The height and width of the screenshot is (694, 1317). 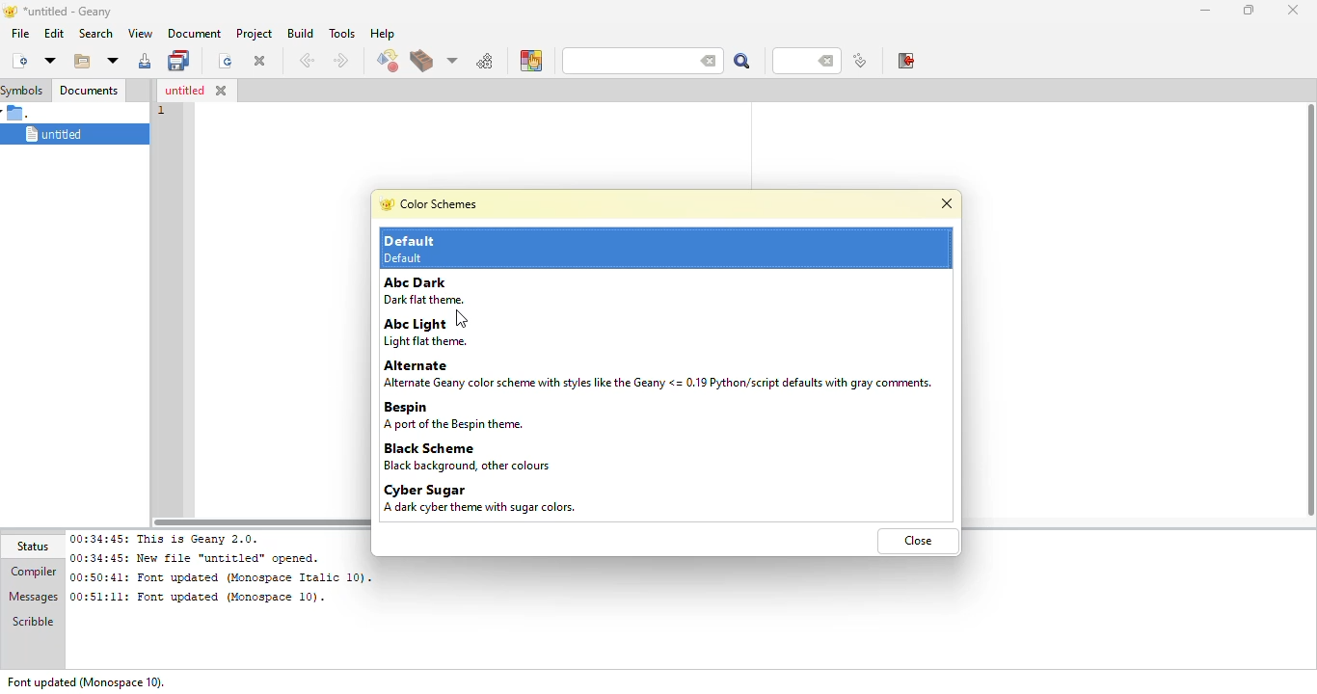 I want to click on project, so click(x=254, y=33).